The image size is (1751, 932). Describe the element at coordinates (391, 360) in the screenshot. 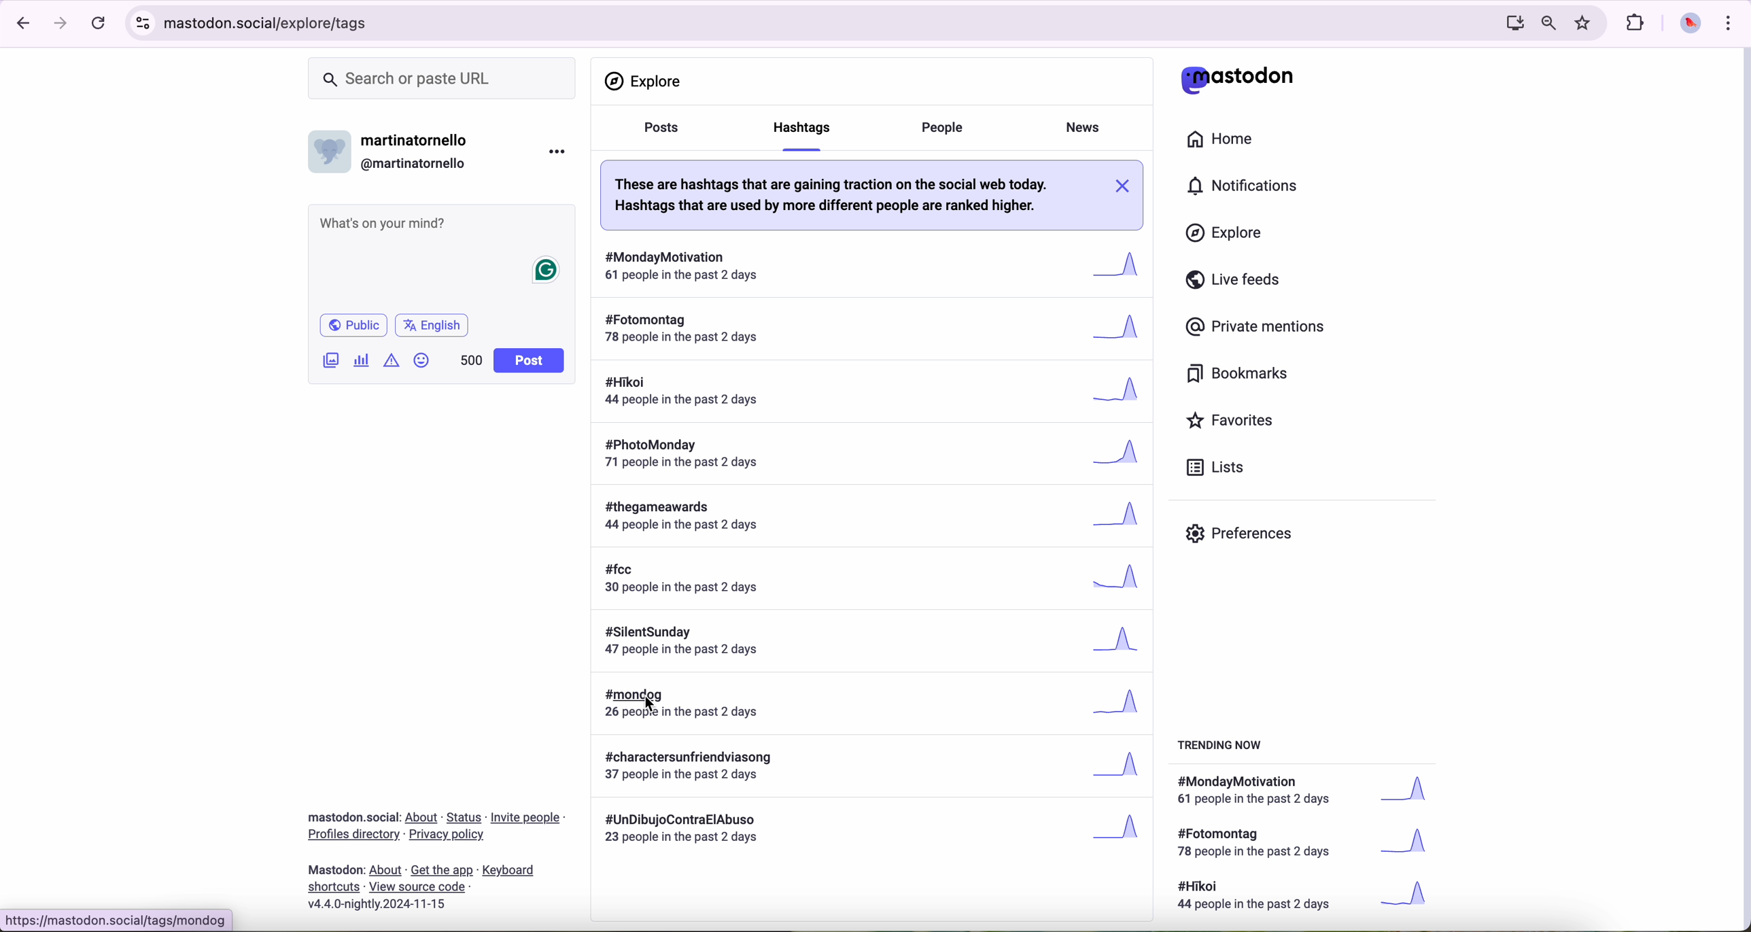

I see `icon` at that location.